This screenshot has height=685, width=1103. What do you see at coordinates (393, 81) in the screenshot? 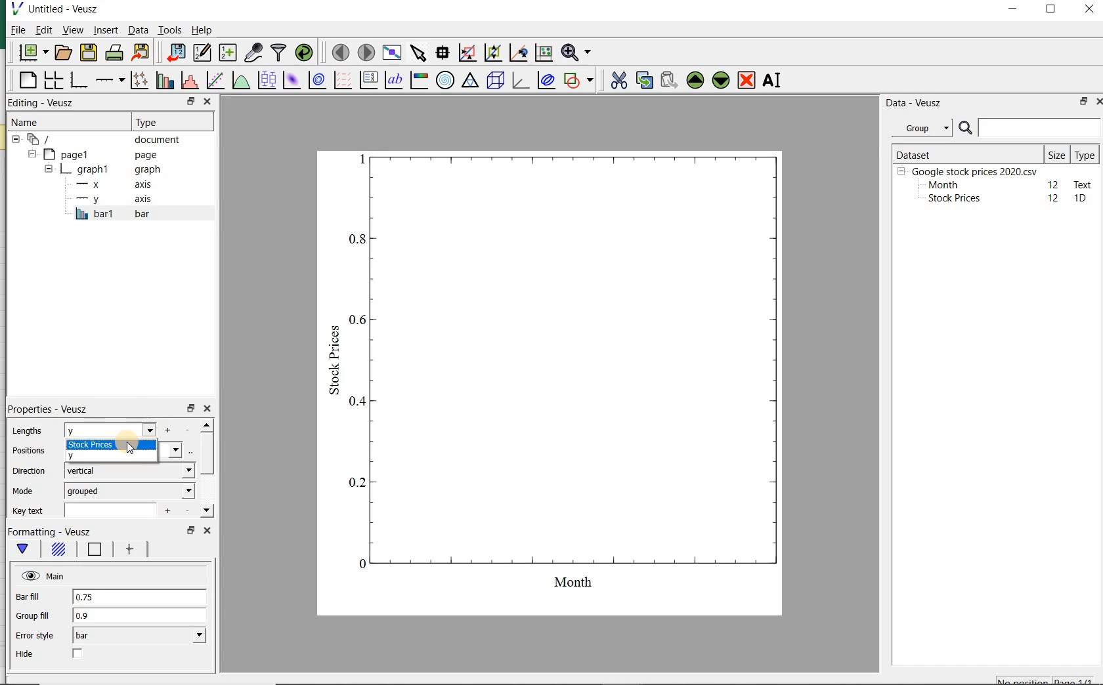
I see `text label` at bounding box center [393, 81].